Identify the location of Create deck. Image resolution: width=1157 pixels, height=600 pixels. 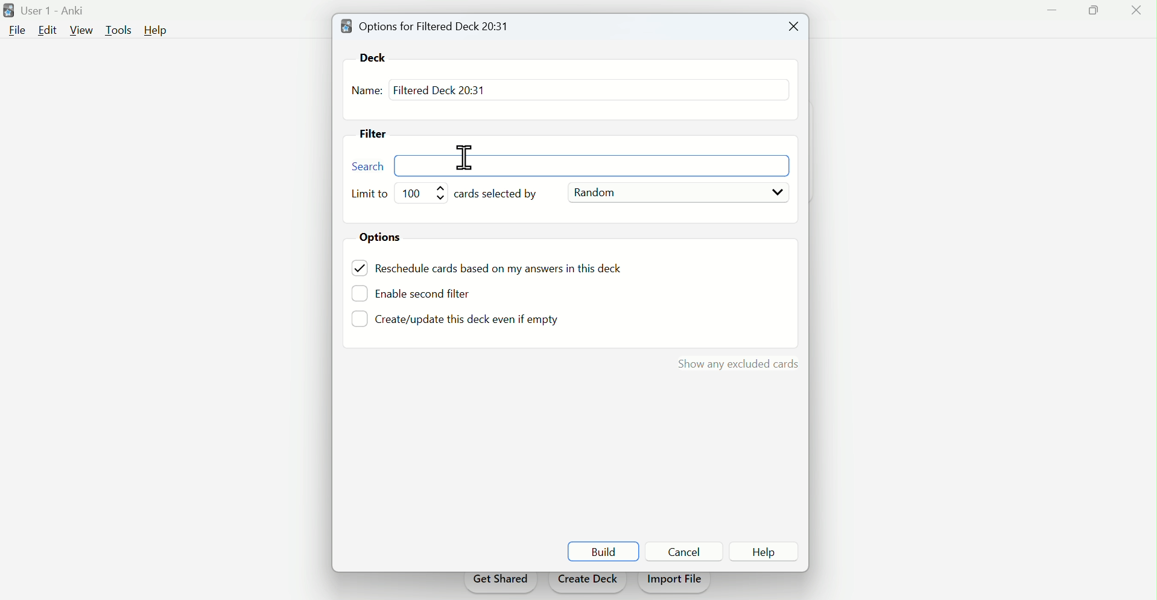
(588, 582).